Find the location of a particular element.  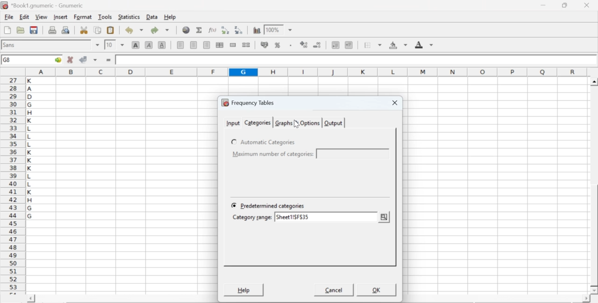

save current workbook is located at coordinates (34, 30).